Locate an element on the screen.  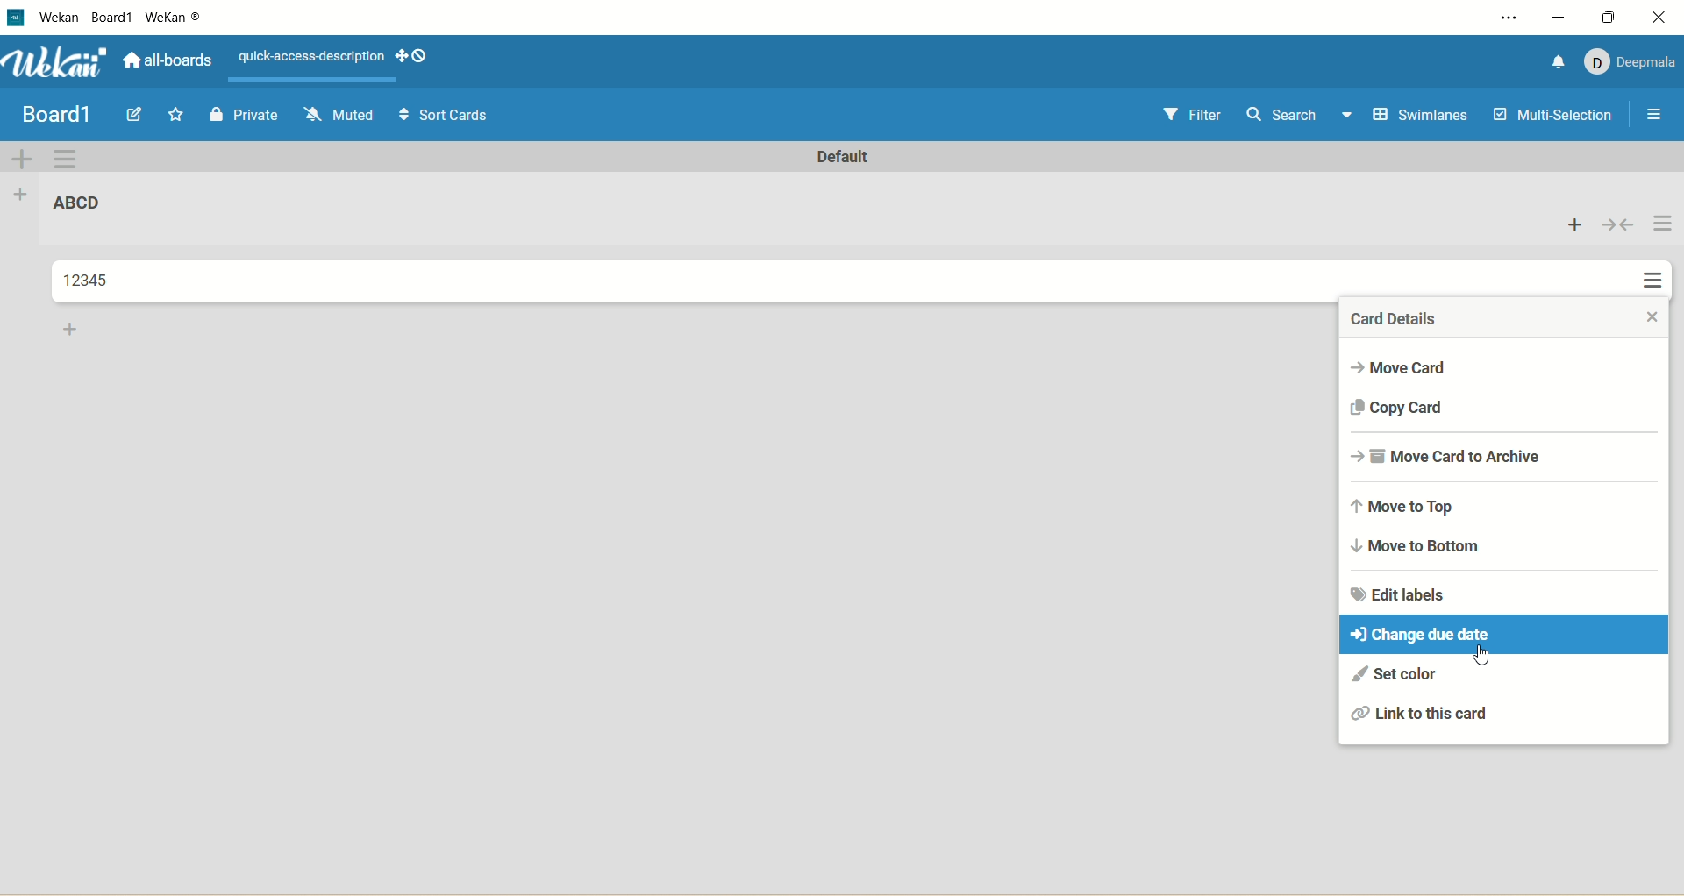
sort cards is located at coordinates (448, 115).